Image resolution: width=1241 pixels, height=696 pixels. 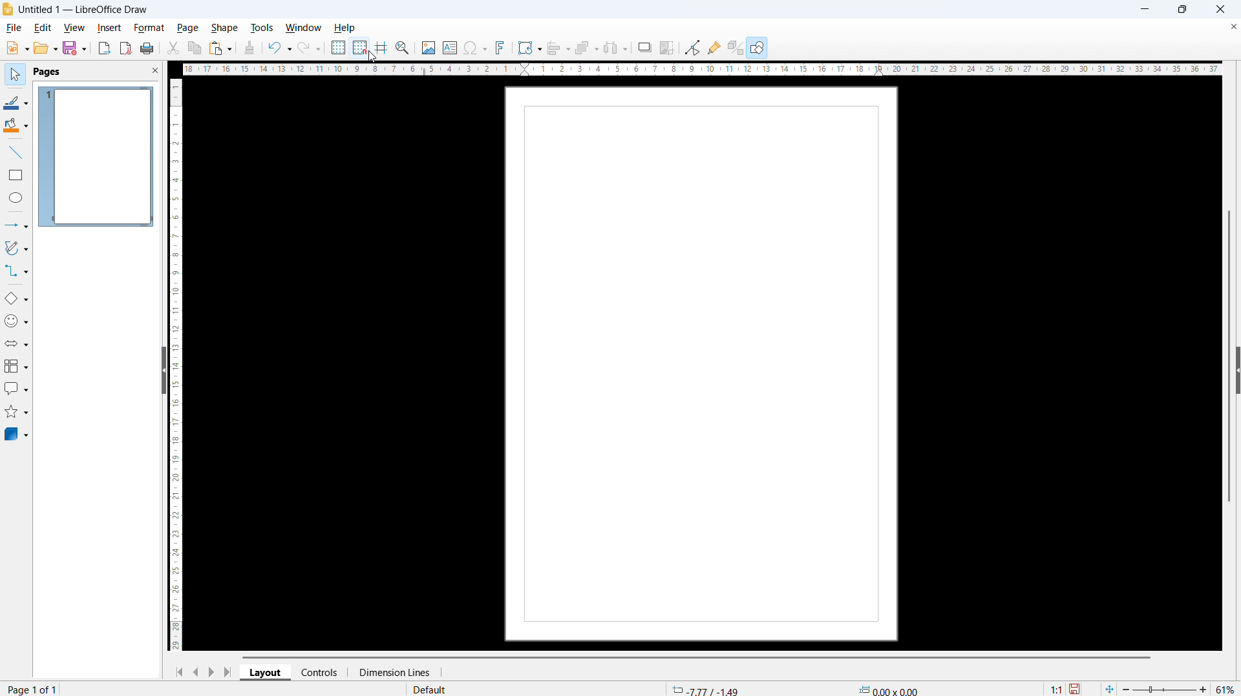 What do you see at coordinates (616, 48) in the screenshot?
I see `Select at least three objects To distribute ` at bounding box center [616, 48].